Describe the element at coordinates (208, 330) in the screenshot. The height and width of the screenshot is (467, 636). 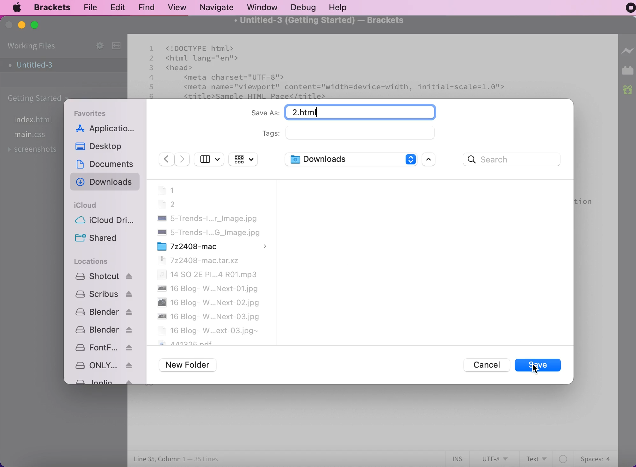
I see `16 Blog-W...ext-03.jpg~` at that location.